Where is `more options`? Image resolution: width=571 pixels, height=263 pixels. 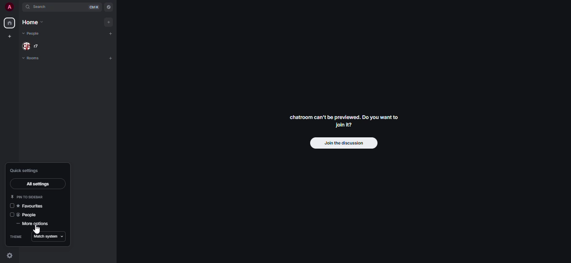
more options is located at coordinates (32, 224).